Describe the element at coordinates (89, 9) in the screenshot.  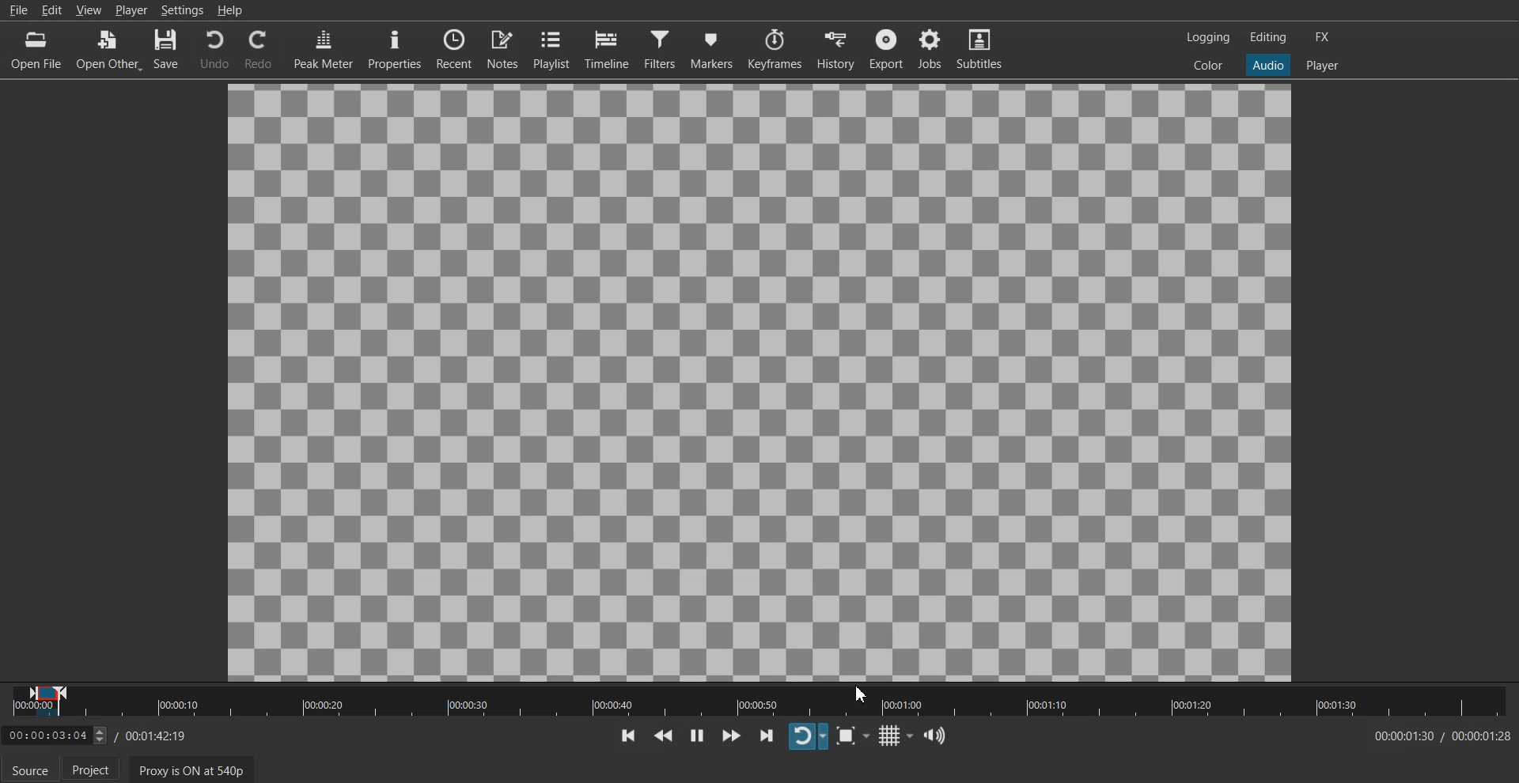
I see `View` at that location.